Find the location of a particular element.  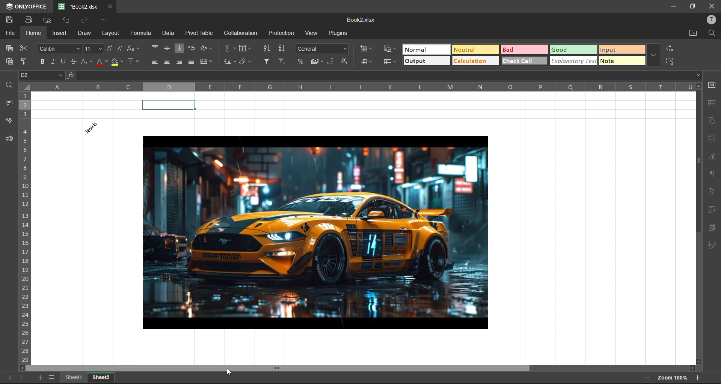

font style is located at coordinates (60, 48).